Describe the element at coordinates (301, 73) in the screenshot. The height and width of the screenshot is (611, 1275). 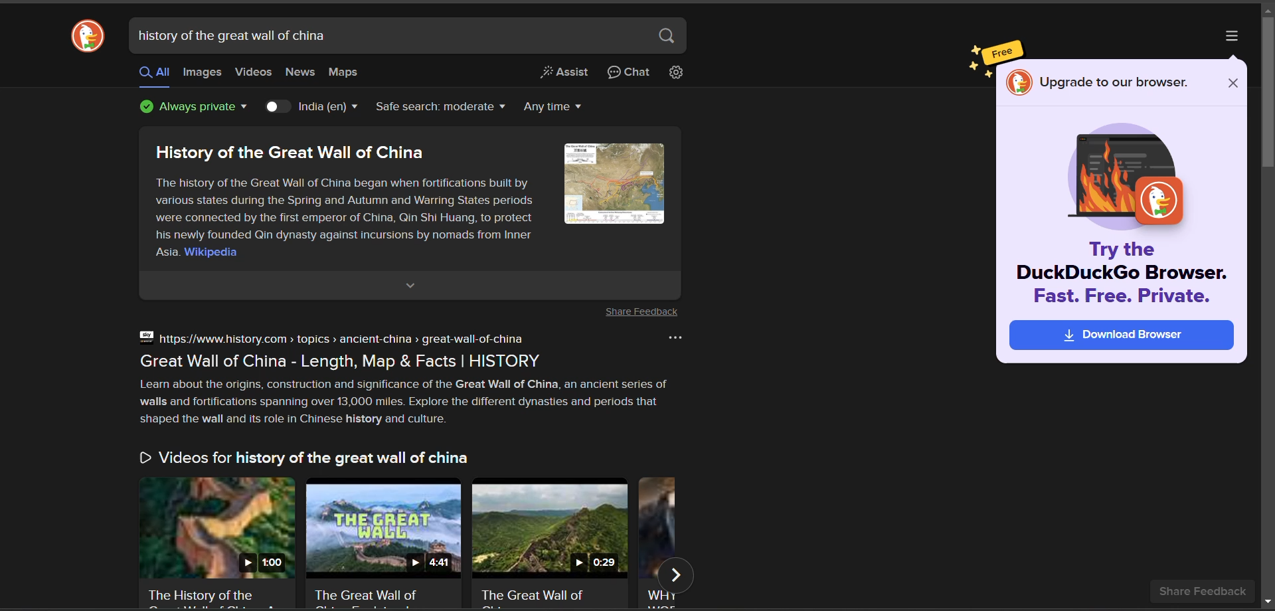
I see `news` at that location.